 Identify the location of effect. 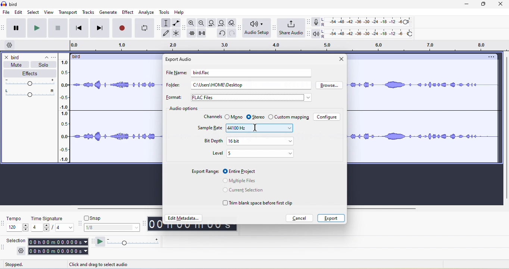
(128, 12).